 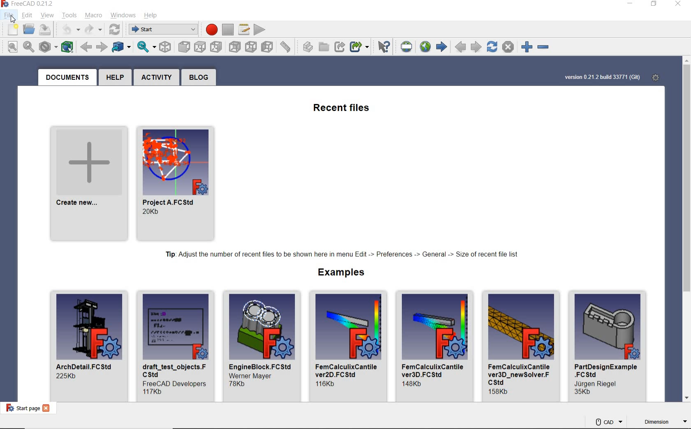 What do you see at coordinates (123, 15) in the screenshot?
I see `WINDOWS` at bounding box center [123, 15].